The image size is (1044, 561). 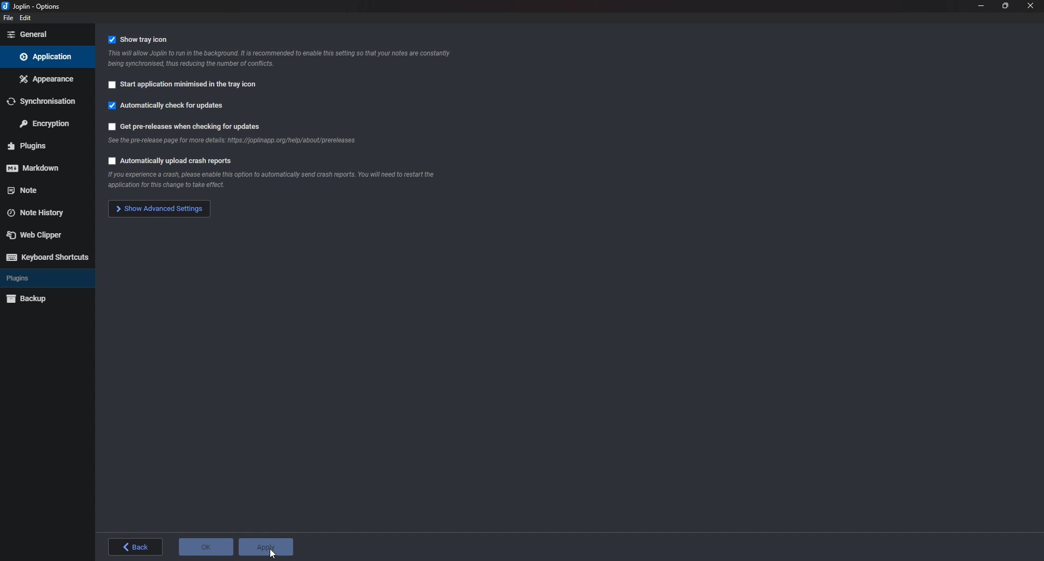 I want to click on ok, so click(x=207, y=546).